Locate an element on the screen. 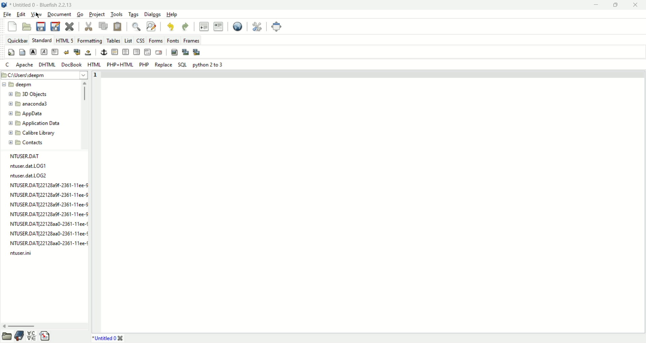  tags is located at coordinates (133, 14).